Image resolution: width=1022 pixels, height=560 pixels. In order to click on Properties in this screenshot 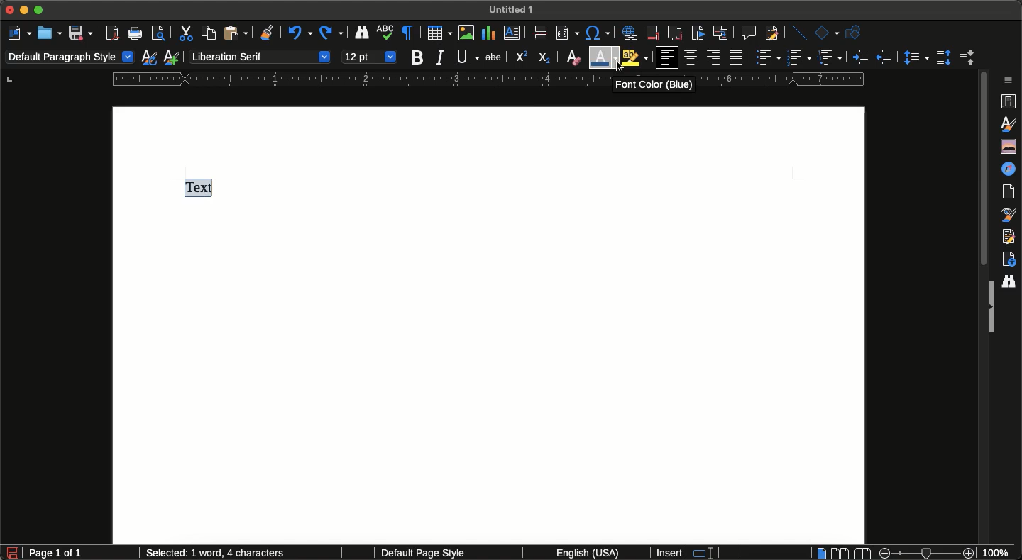, I will do `click(1010, 101)`.